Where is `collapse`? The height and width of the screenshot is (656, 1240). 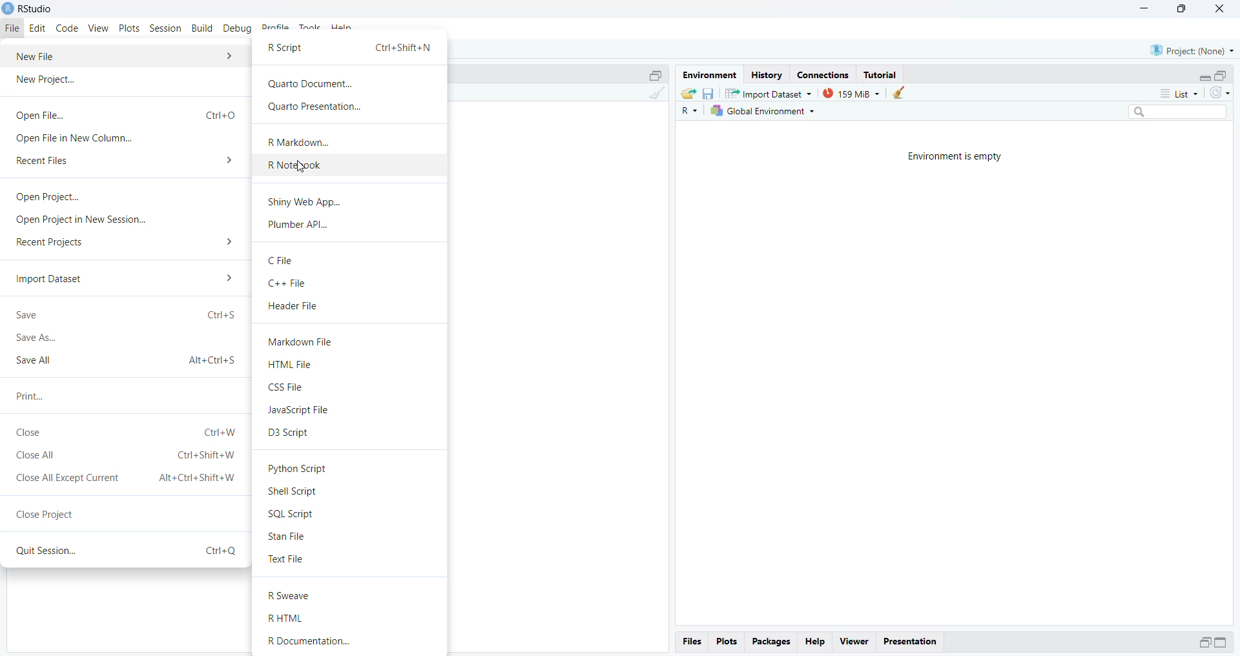
collapse is located at coordinates (1223, 76).